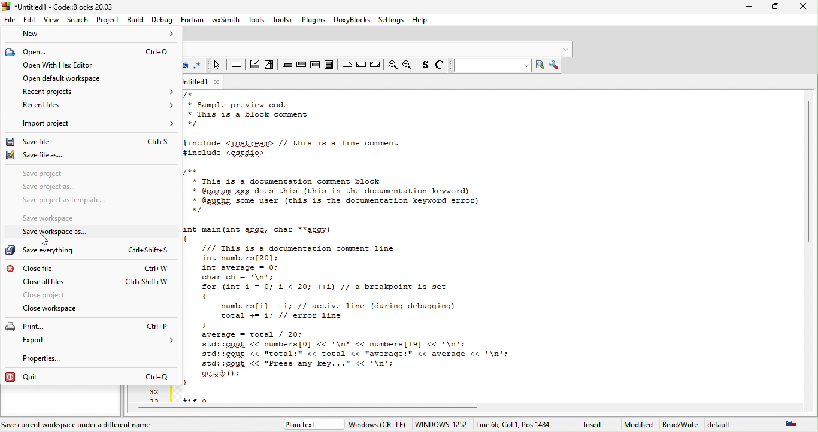  What do you see at coordinates (98, 92) in the screenshot?
I see `recent projects` at bounding box center [98, 92].